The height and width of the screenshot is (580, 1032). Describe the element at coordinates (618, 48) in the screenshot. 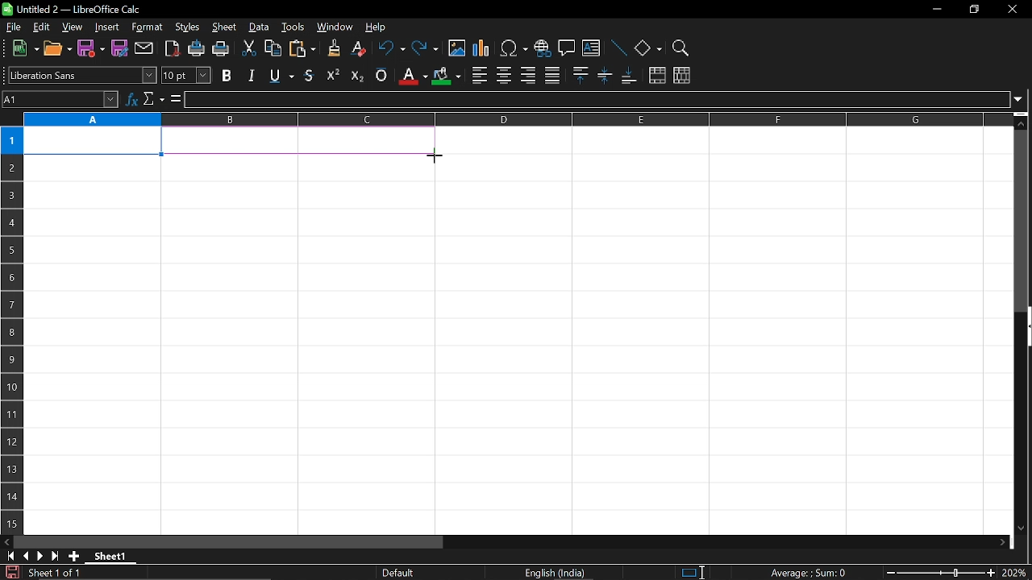

I see `line` at that location.